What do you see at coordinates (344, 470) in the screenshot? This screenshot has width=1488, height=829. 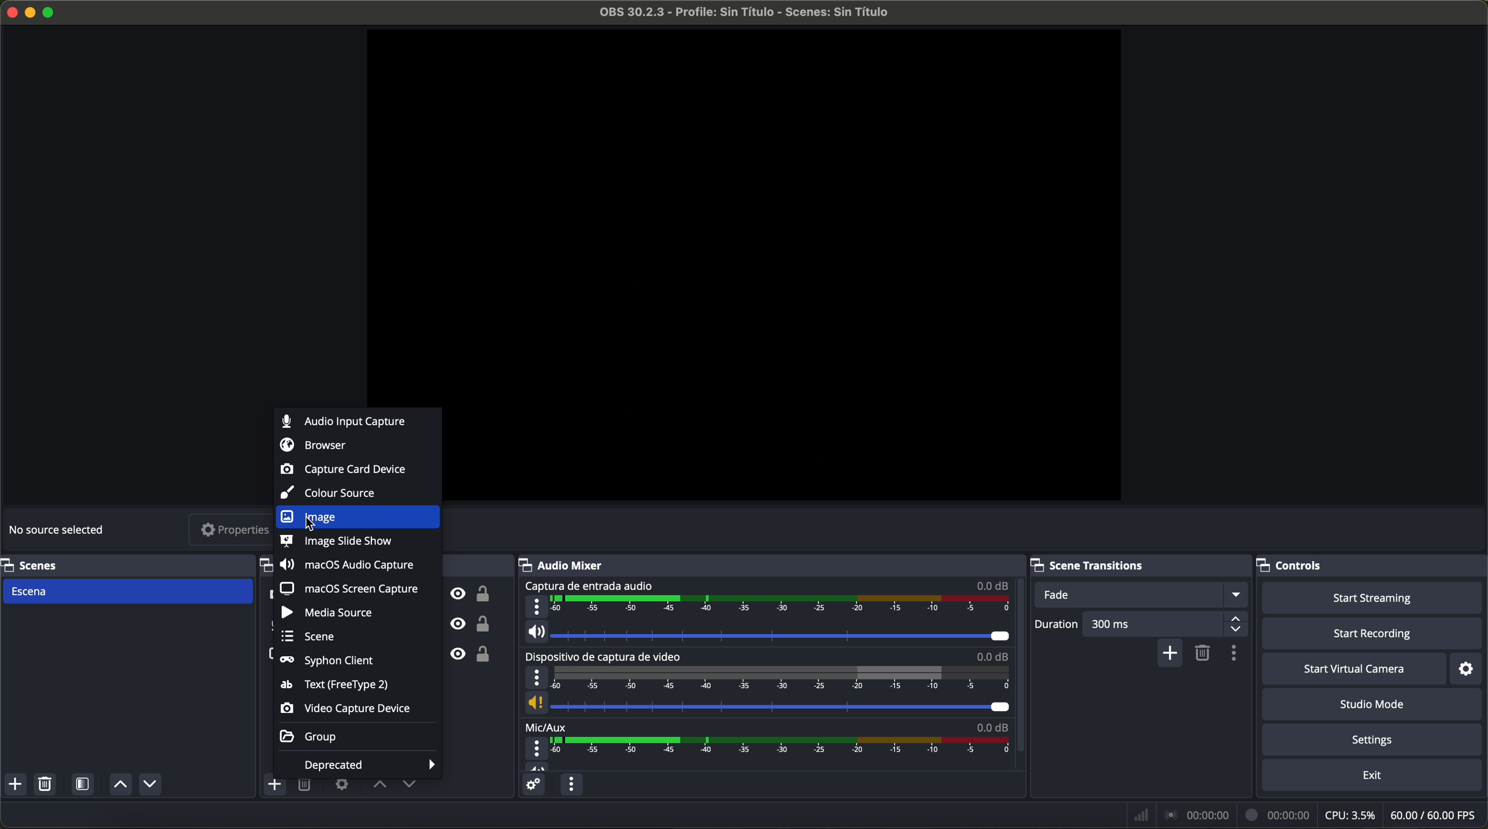 I see `capture card device` at bounding box center [344, 470].